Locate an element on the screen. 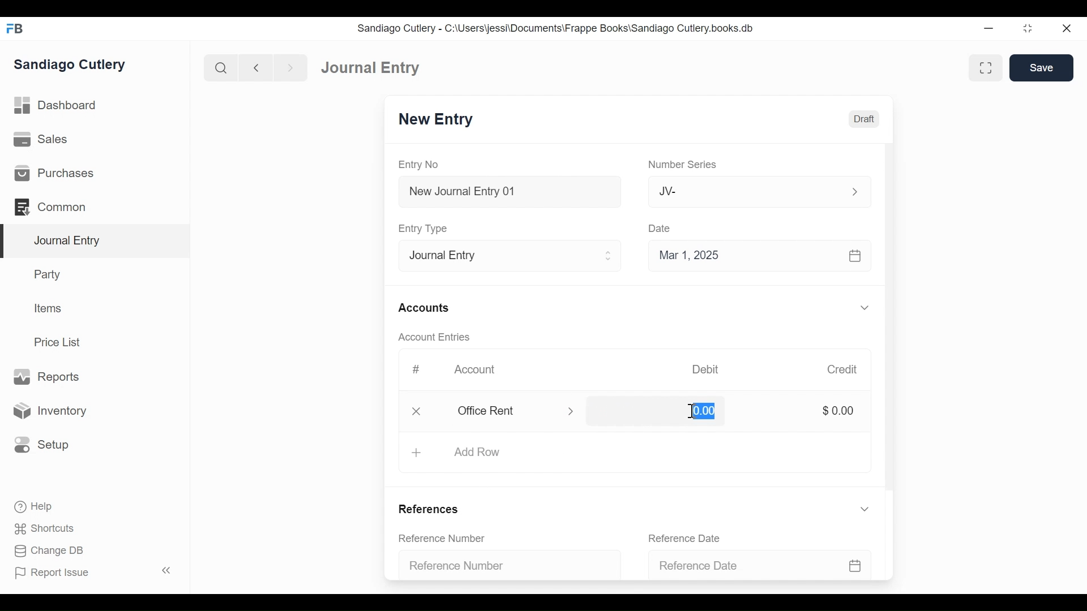 The width and height of the screenshot is (1087, 611). toggle between form and full width is located at coordinates (988, 68).